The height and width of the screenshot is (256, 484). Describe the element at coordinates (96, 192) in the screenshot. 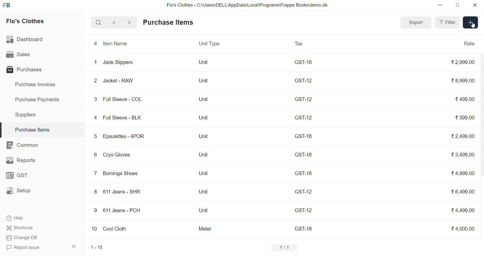

I see `8` at that location.